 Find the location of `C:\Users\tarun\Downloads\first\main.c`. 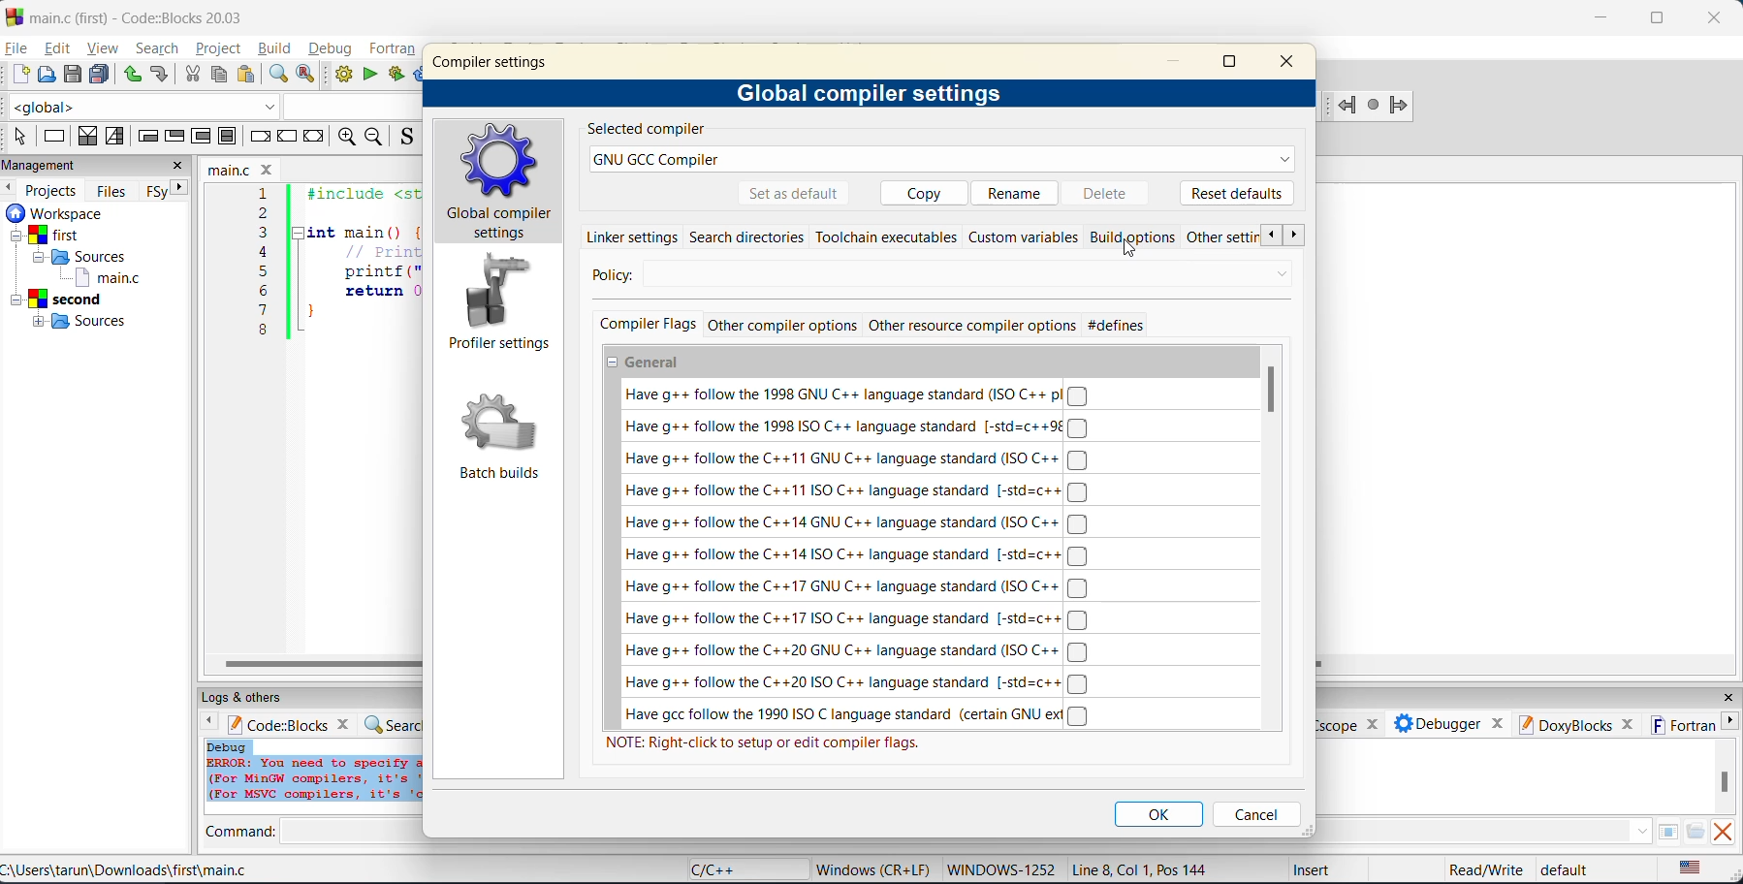

C:\Users\tarun\Downloads\first\main.c is located at coordinates (130, 869).